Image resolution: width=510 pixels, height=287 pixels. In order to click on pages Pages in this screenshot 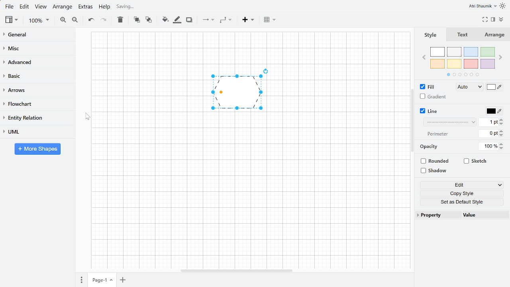, I will do `click(81, 279)`.